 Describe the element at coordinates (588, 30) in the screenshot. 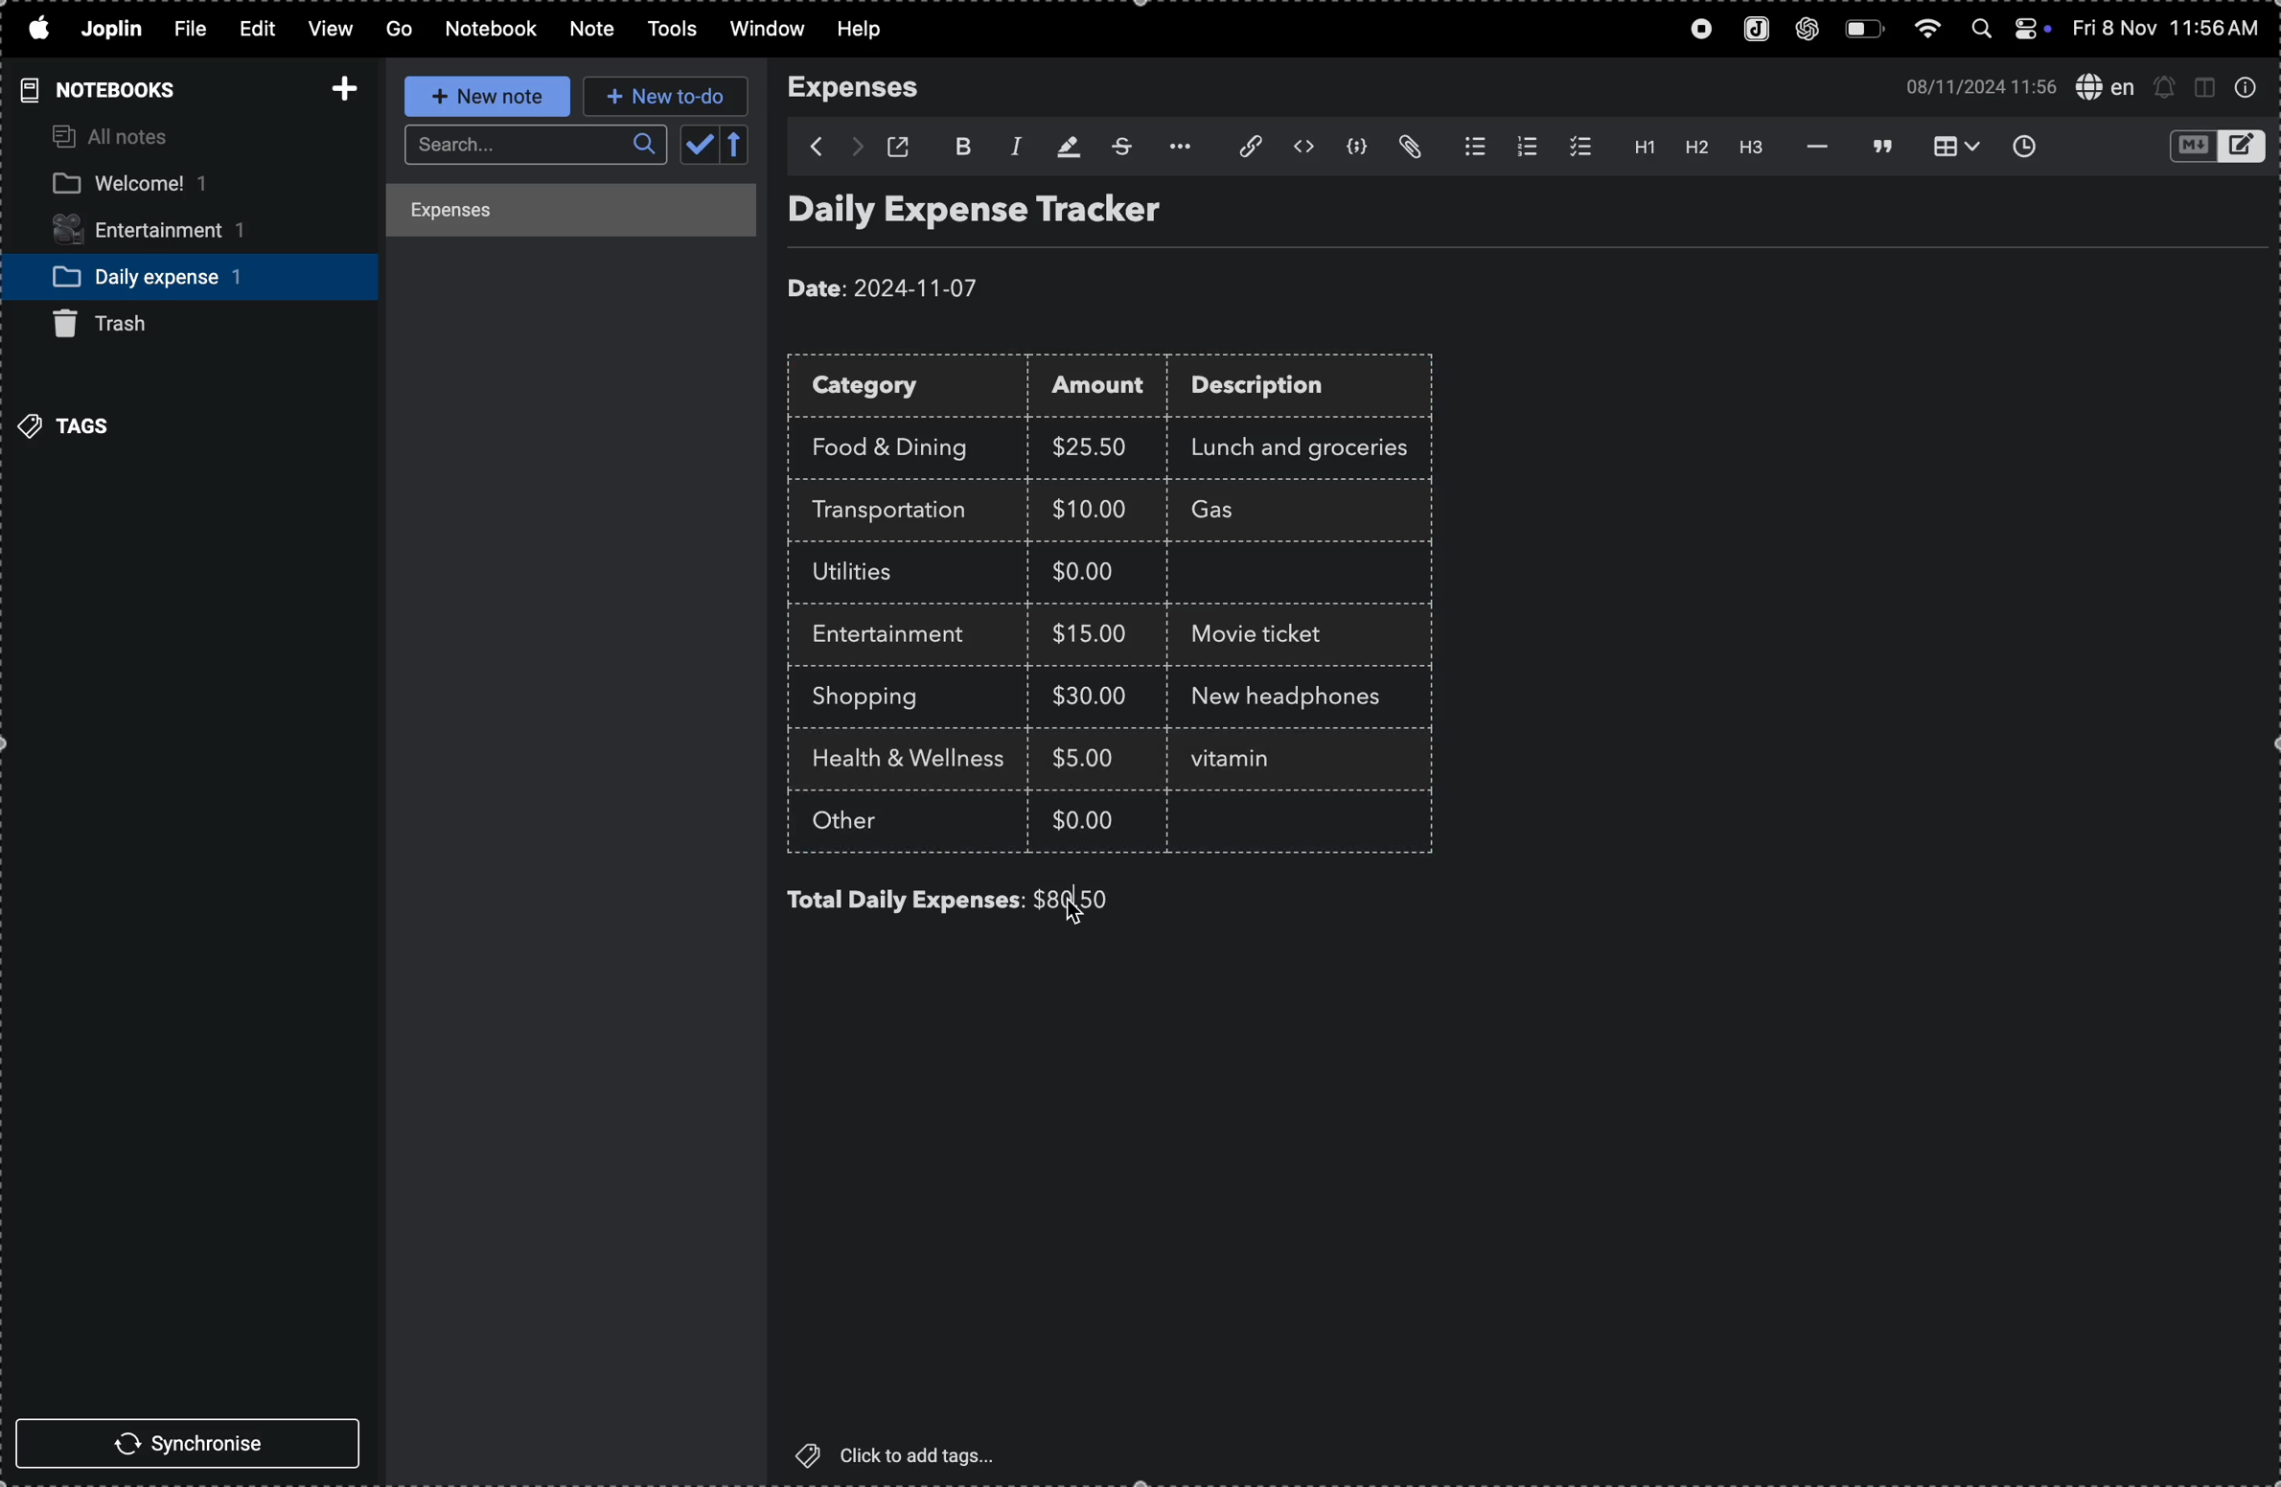

I see `note` at that location.